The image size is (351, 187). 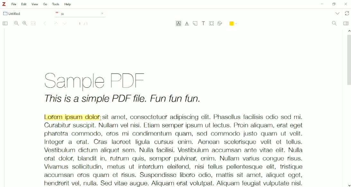 What do you see at coordinates (4, 24) in the screenshot?
I see `Toggle Sidebar` at bounding box center [4, 24].